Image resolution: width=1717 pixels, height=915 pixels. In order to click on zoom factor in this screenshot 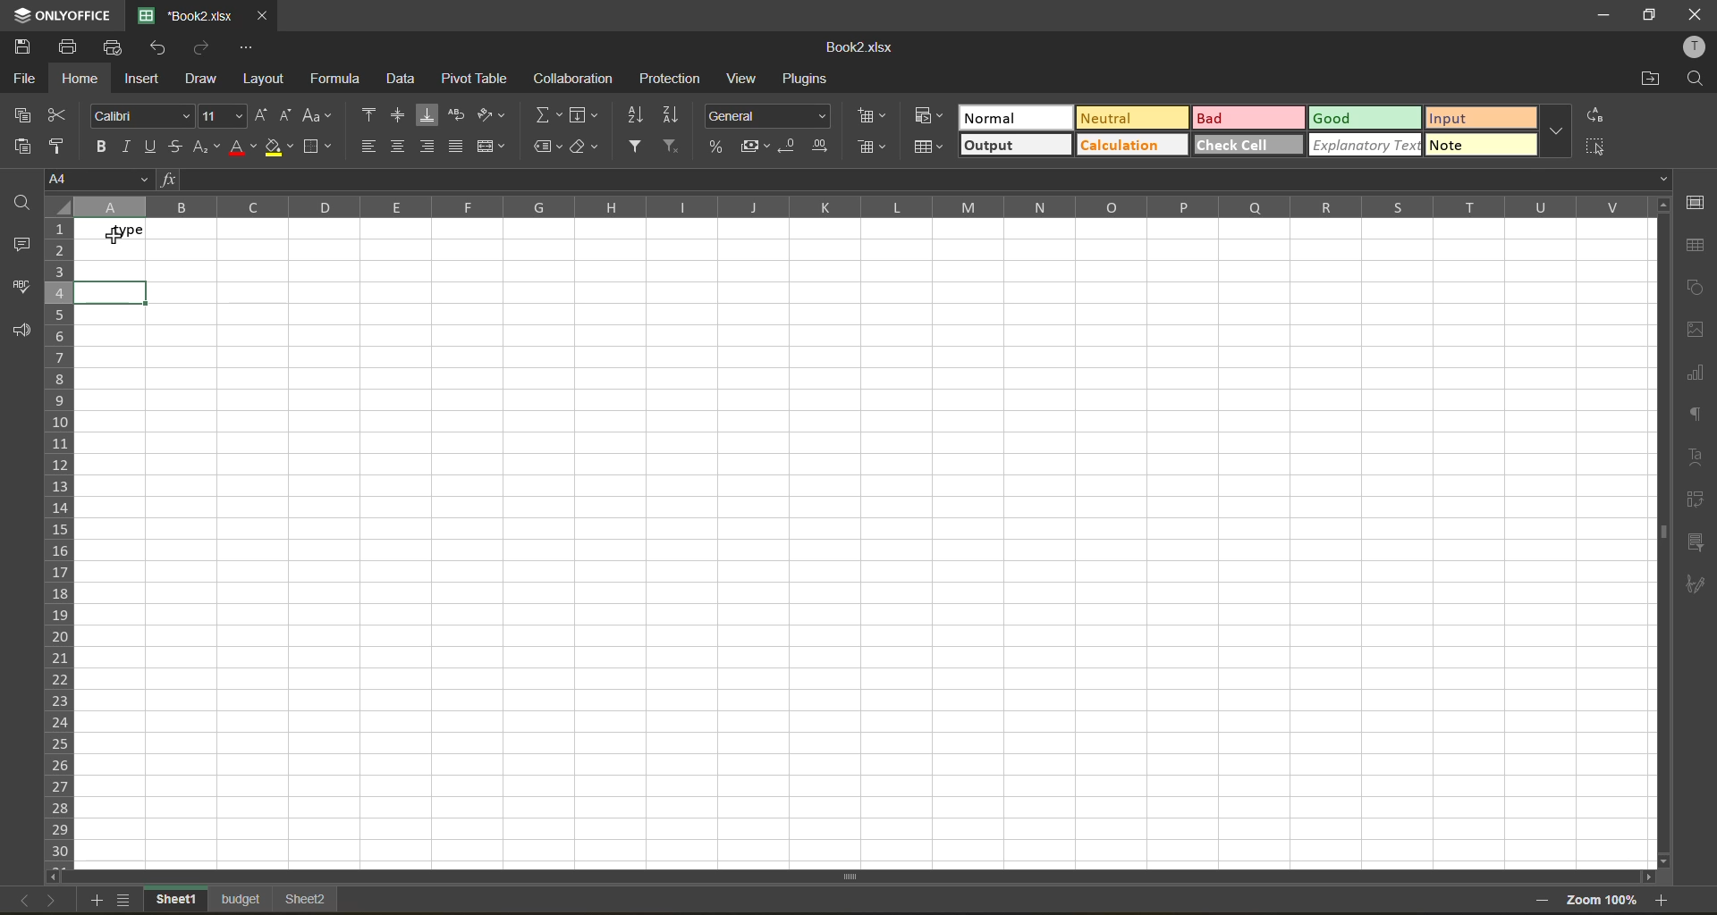, I will do `click(1604, 902)`.